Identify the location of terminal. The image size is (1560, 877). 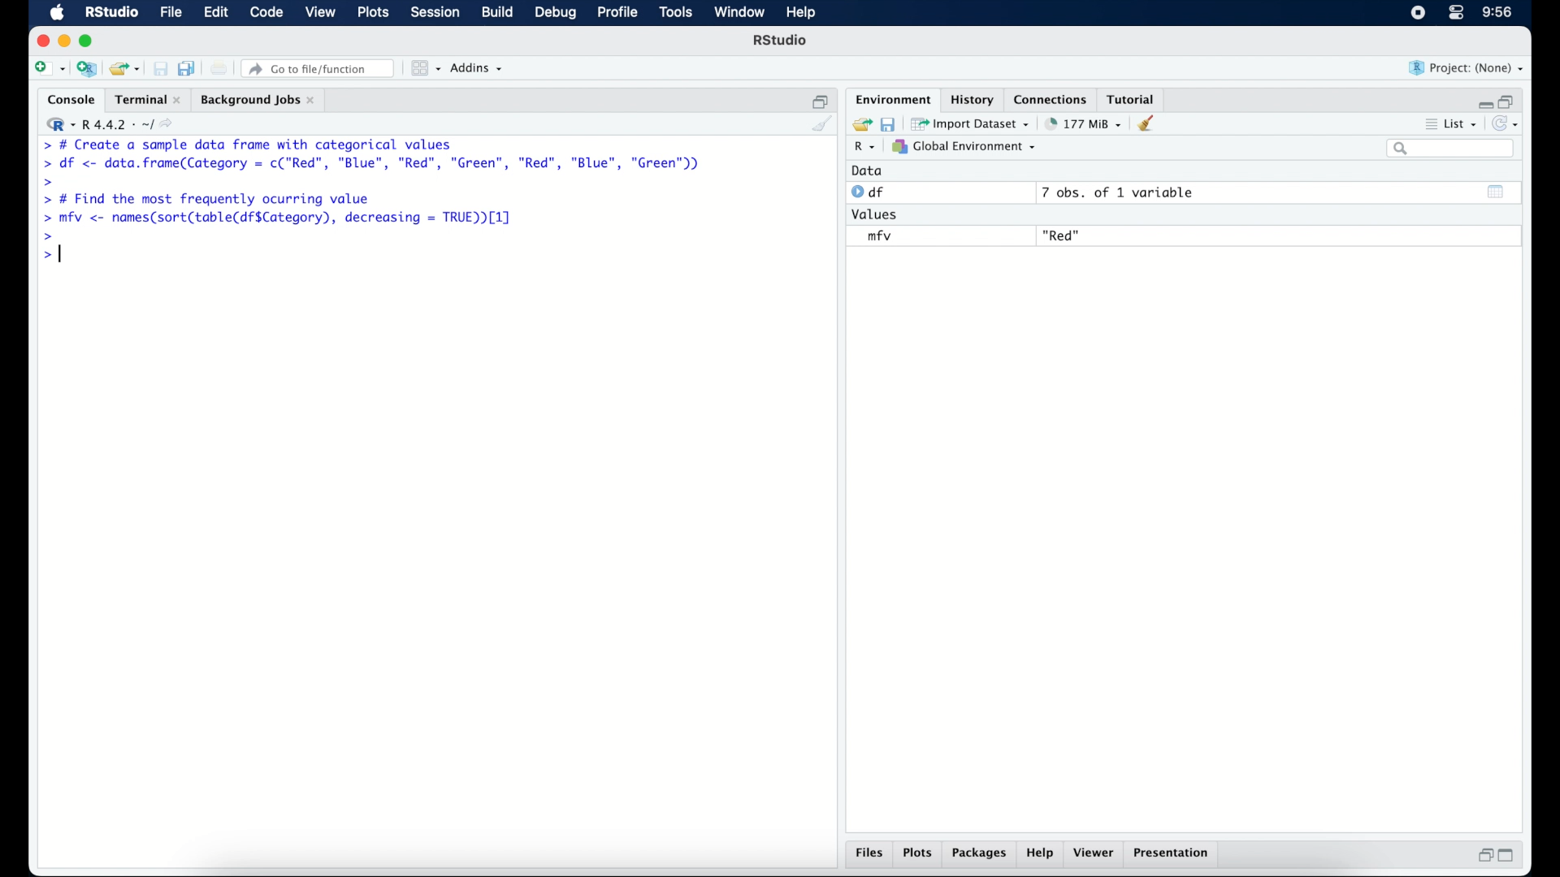
(145, 97).